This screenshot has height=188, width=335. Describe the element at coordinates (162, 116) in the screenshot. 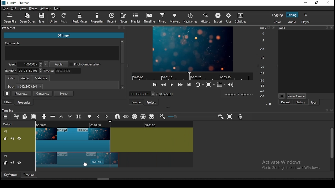

I see `zoom timeline out` at that location.